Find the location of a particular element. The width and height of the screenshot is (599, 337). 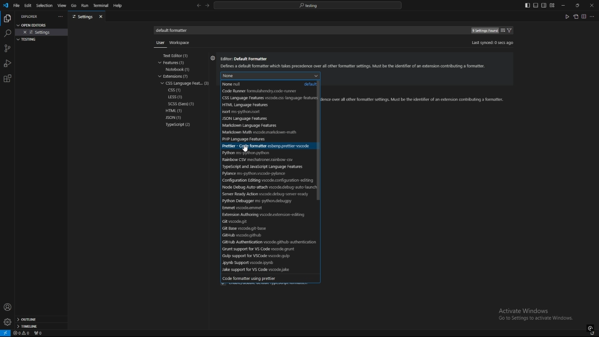

json is located at coordinates (179, 118).